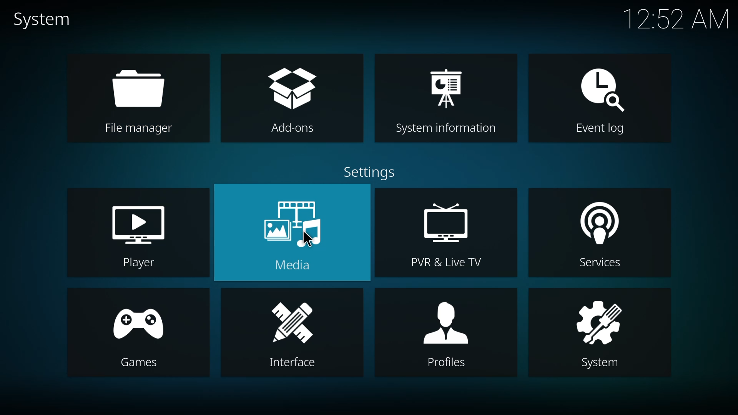 The image size is (738, 415). Describe the element at coordinates (598, 222) in the screenshot. I see `services` at that location.